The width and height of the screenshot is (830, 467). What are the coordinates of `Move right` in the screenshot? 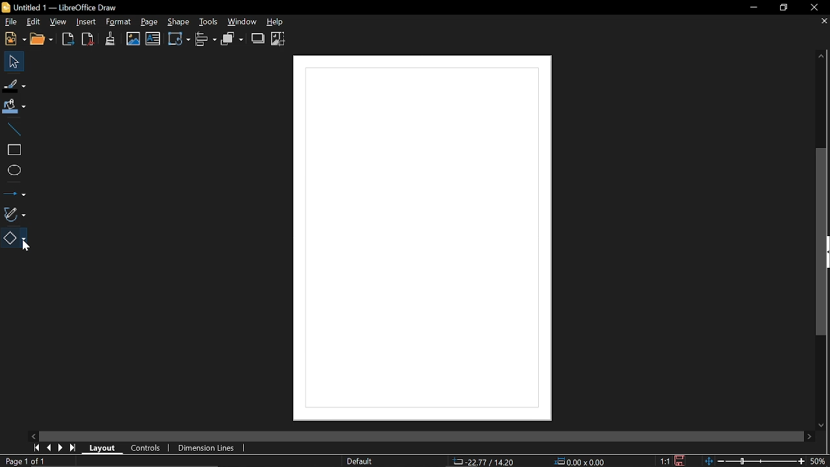 It's located at (809, 437).